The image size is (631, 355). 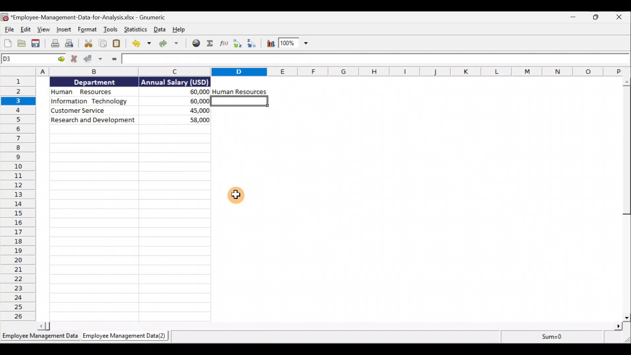 What do you see at coordinates (53, 44) in the screenshot?
I see `Print the current file` at bounding box center [53, 44].